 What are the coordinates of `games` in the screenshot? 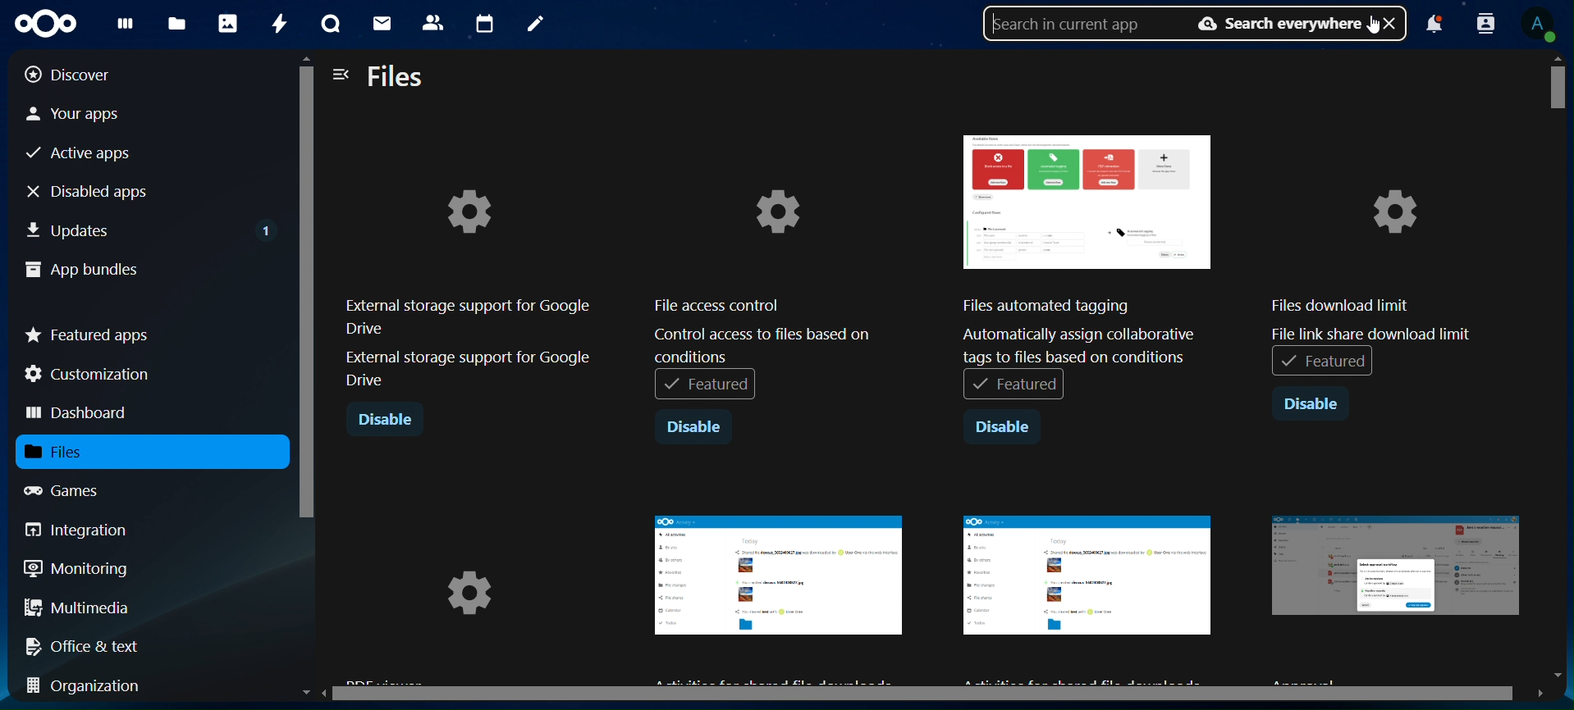 It's located at (77, 490).